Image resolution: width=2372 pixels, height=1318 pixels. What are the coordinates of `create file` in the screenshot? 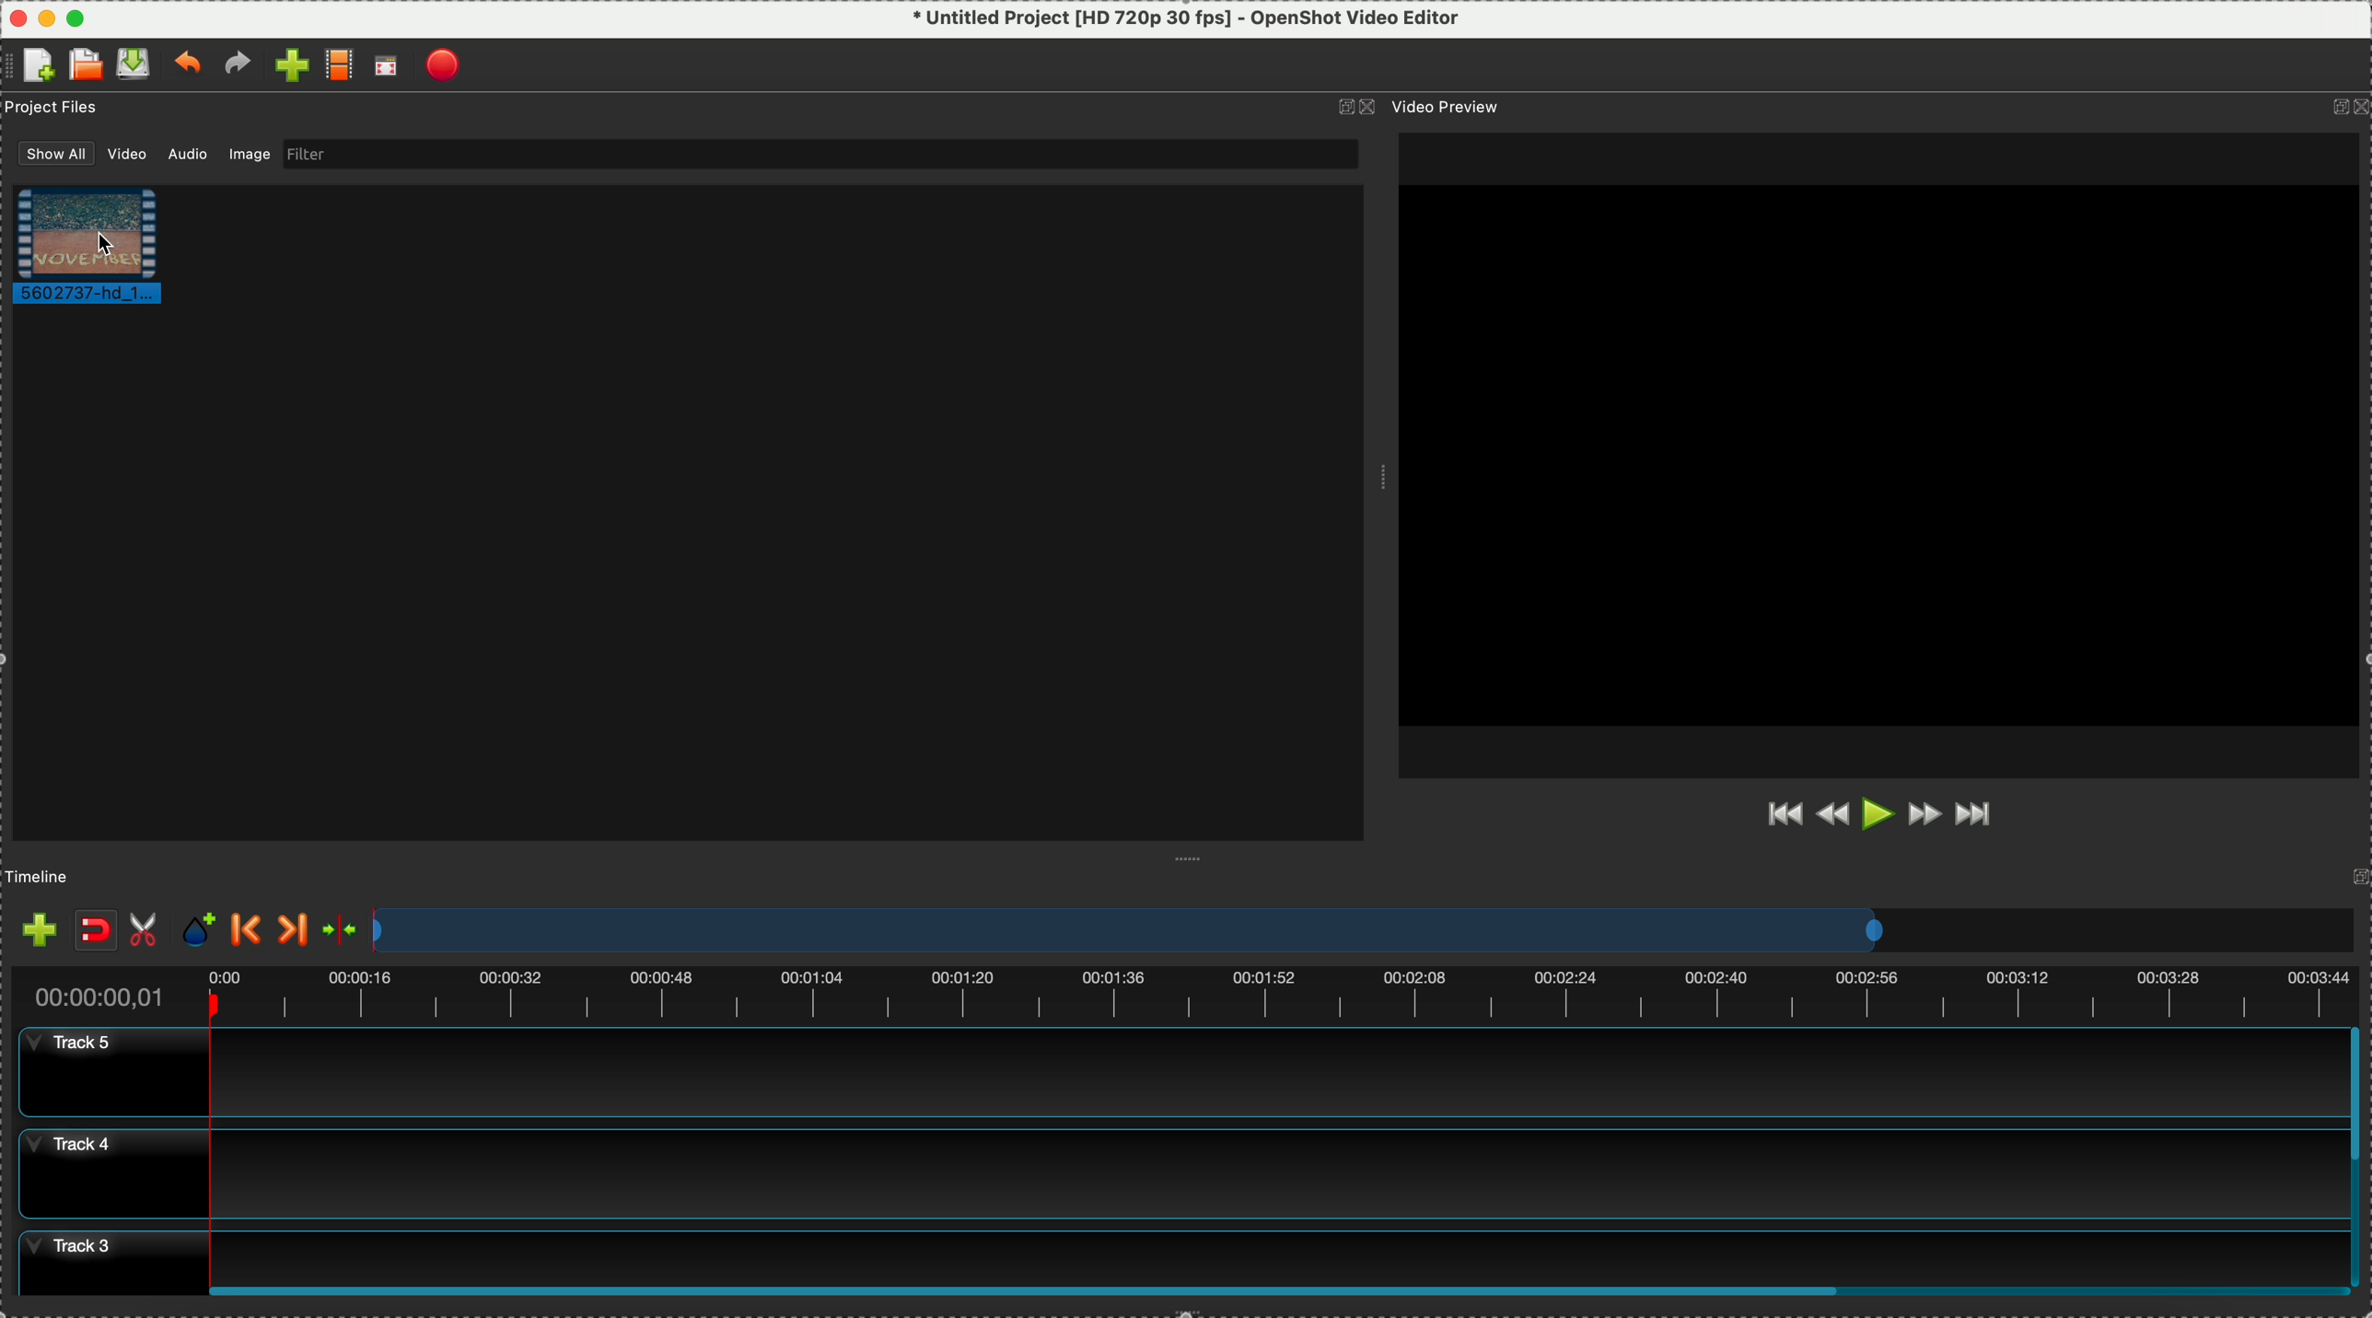 It's located at (34, 66).